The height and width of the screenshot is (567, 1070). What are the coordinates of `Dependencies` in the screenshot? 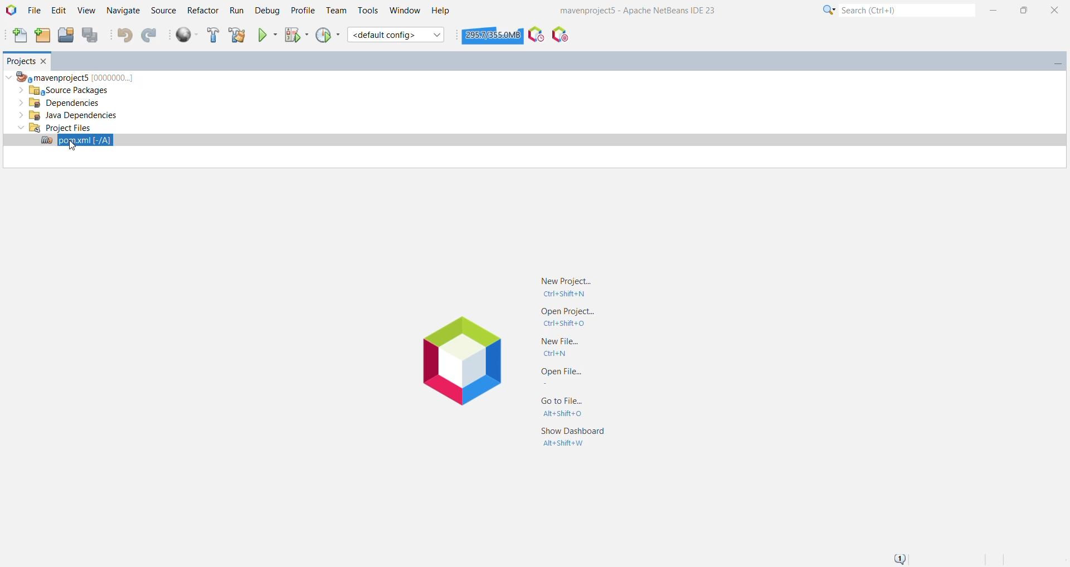 It's located at (62, 103).